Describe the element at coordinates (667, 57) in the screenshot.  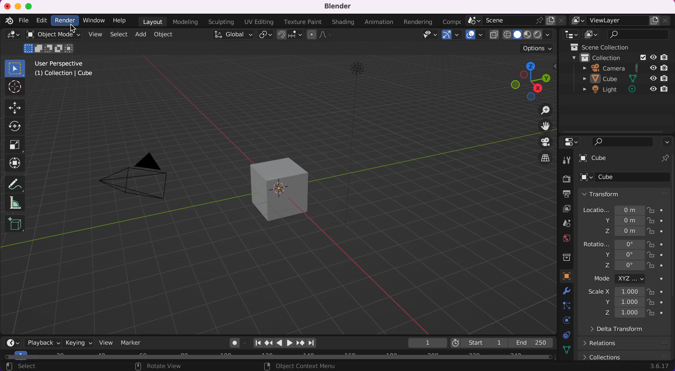
I see `disable in render` at that location.